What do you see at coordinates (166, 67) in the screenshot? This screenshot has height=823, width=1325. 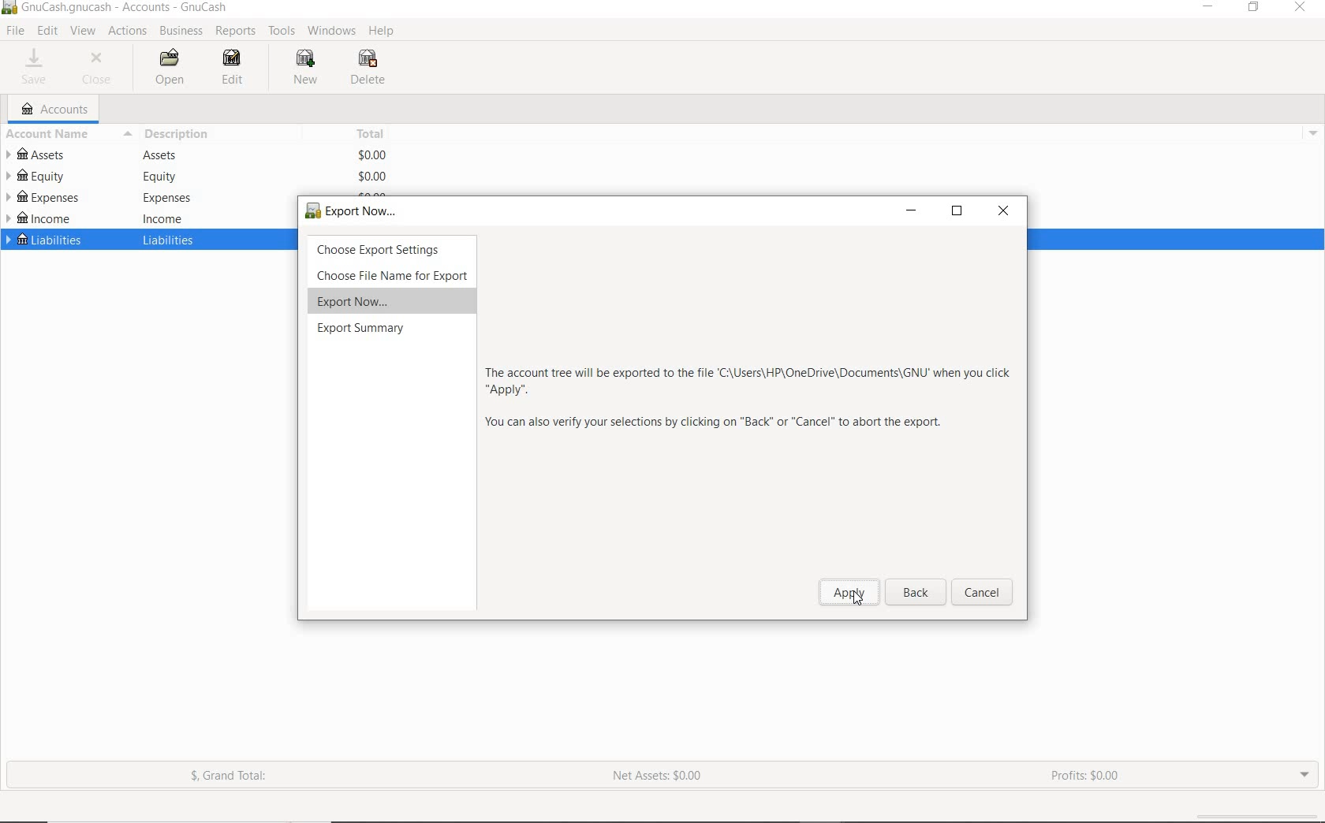 I see `OPEN` at bounding box center [166, 67].